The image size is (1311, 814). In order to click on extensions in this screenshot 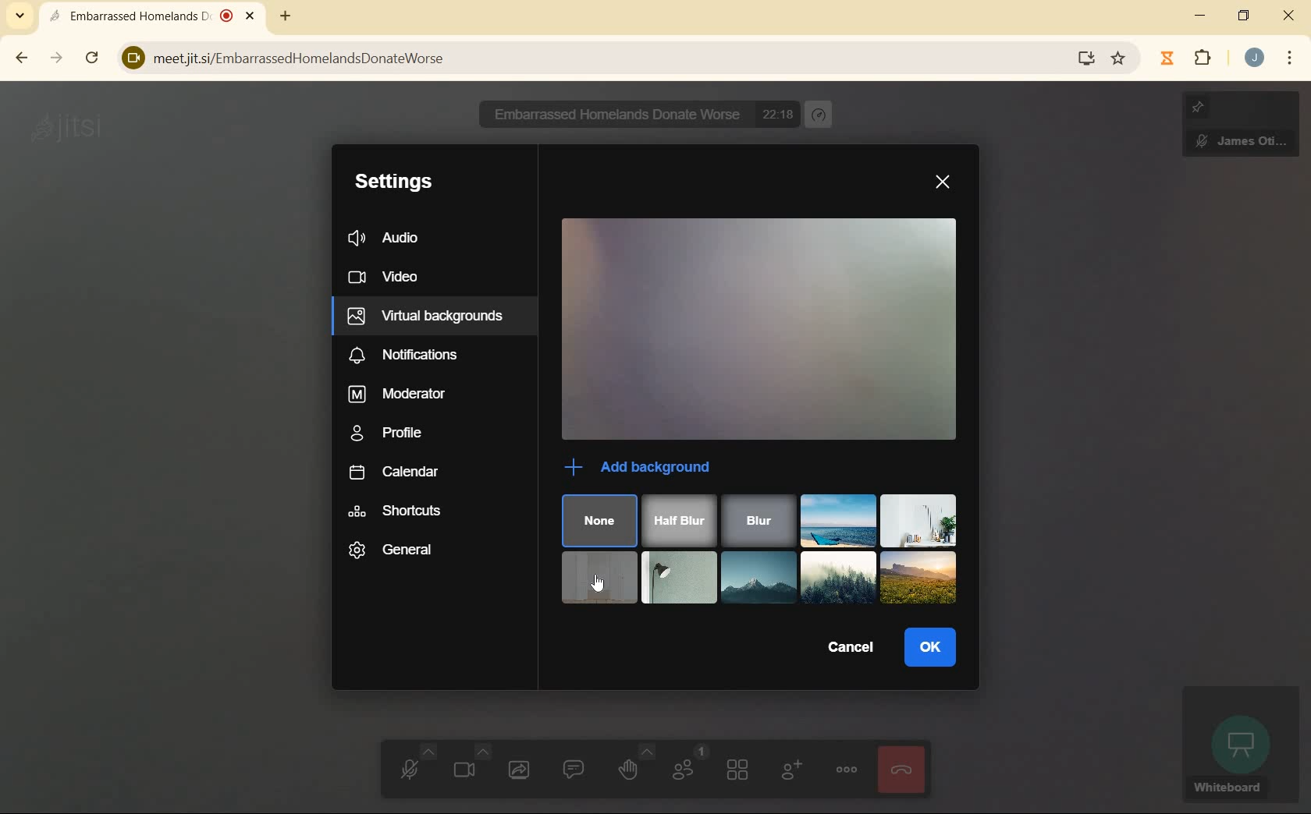, I will do `click(1187, 58)`.